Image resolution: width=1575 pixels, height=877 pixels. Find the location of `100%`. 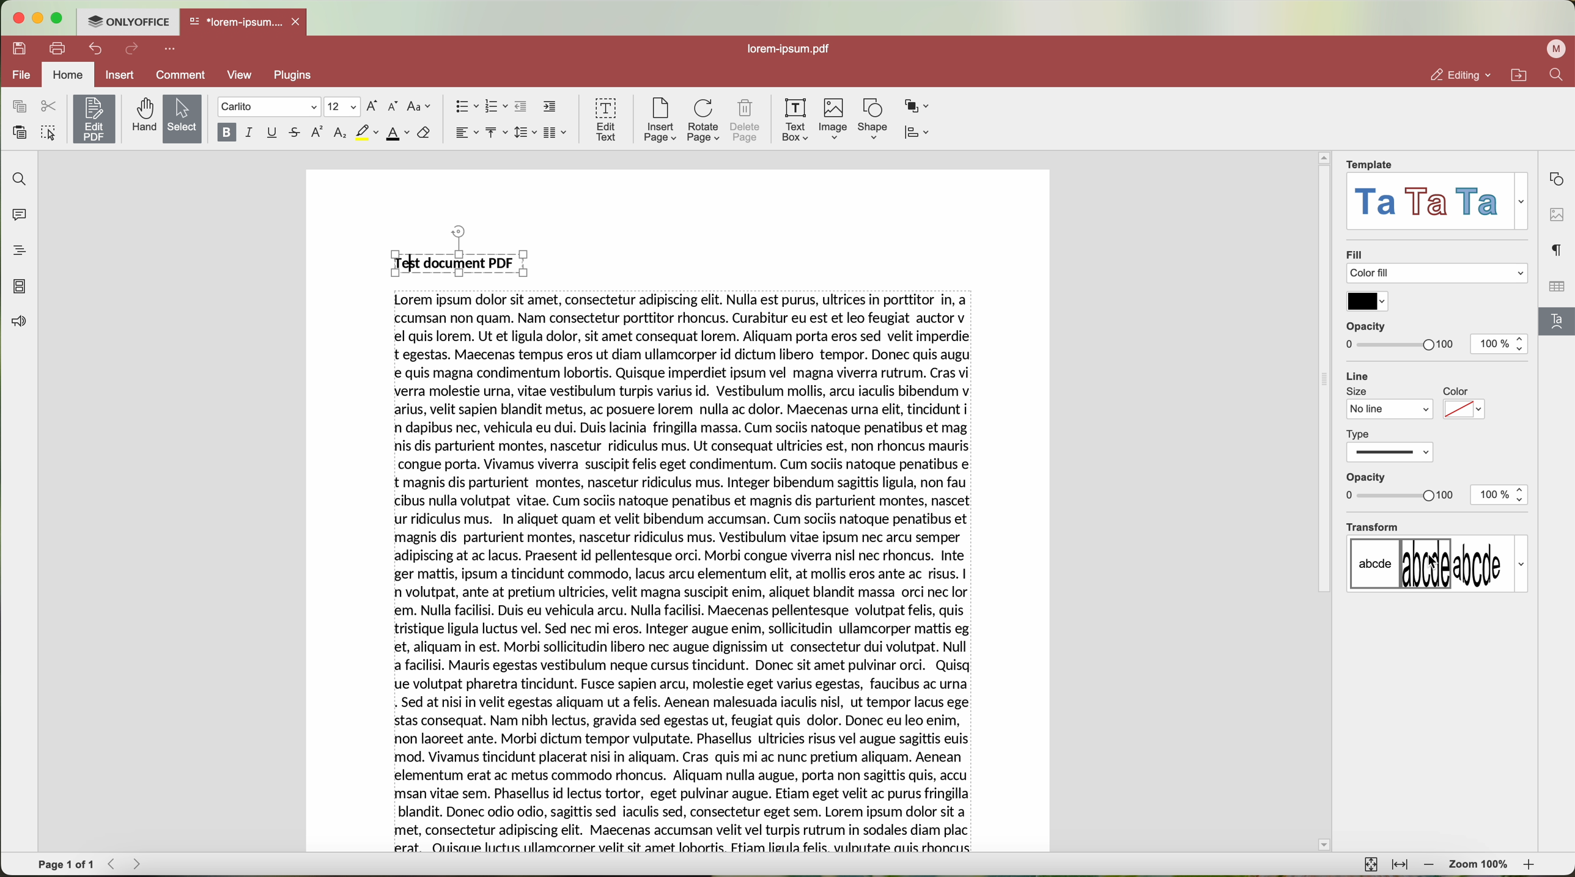

100% is located at coordinates (1501, 344).